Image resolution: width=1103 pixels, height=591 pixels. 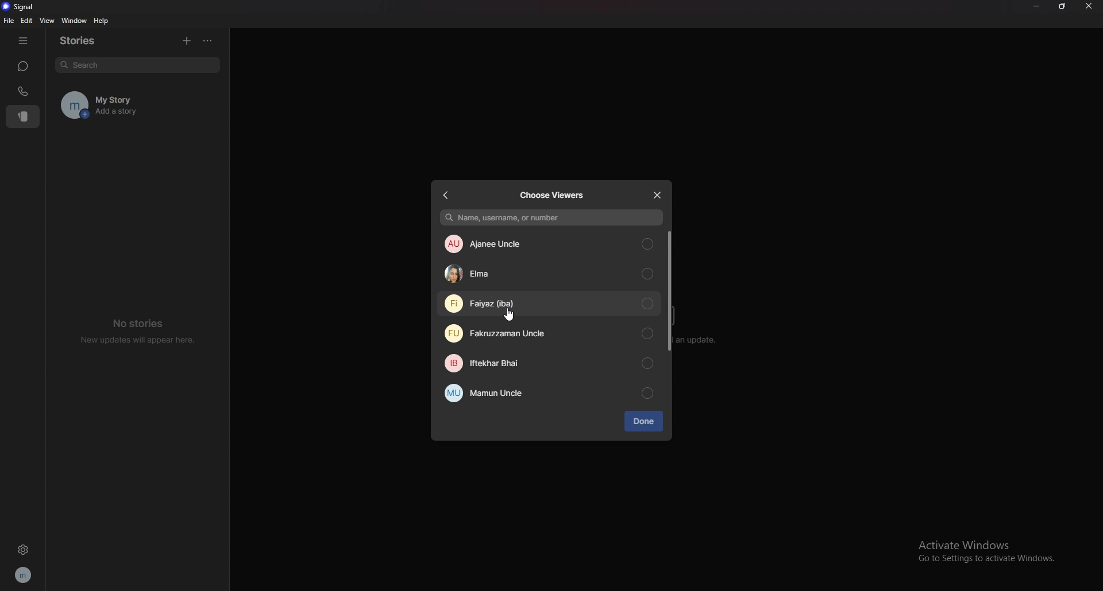 What do you see at coordinates (184, 39) in the screenshot?
I see `add story` at bounding box center [184, 39].